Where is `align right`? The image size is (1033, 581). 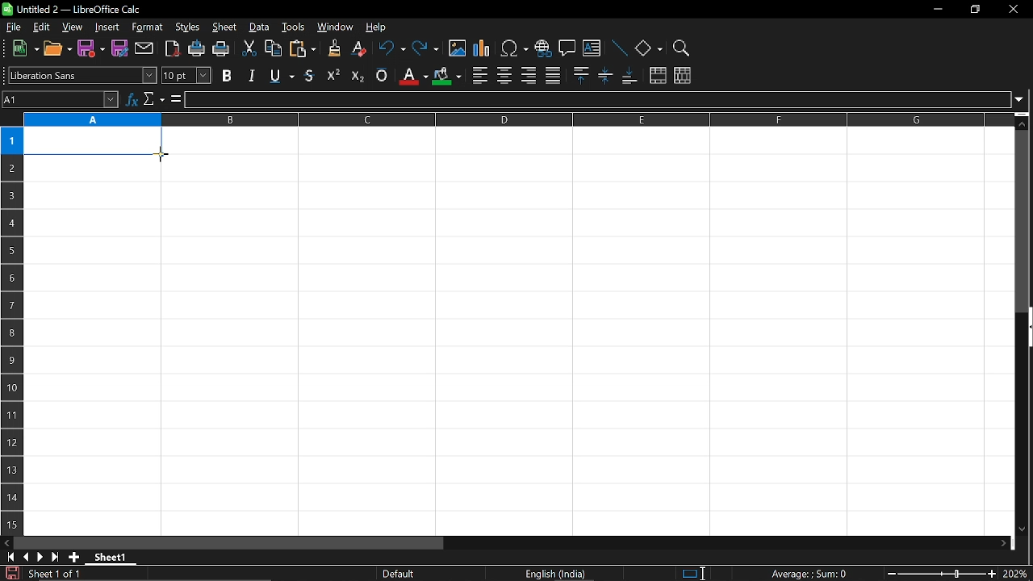 align right is located at coordinates (528, 76).